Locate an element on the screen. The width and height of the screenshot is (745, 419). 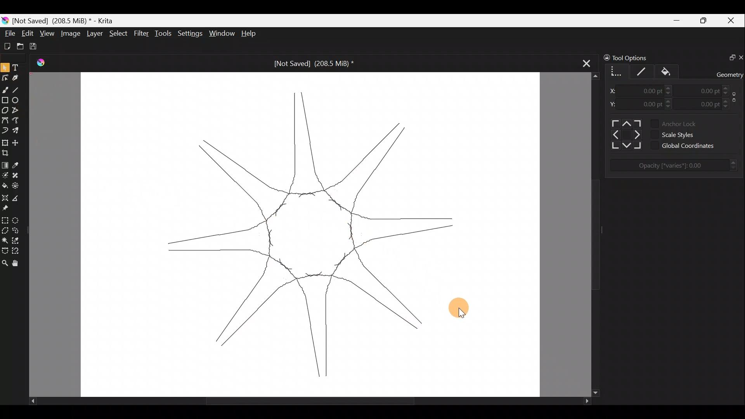
Rectangular selection tool is located at coordinates (5, 219).